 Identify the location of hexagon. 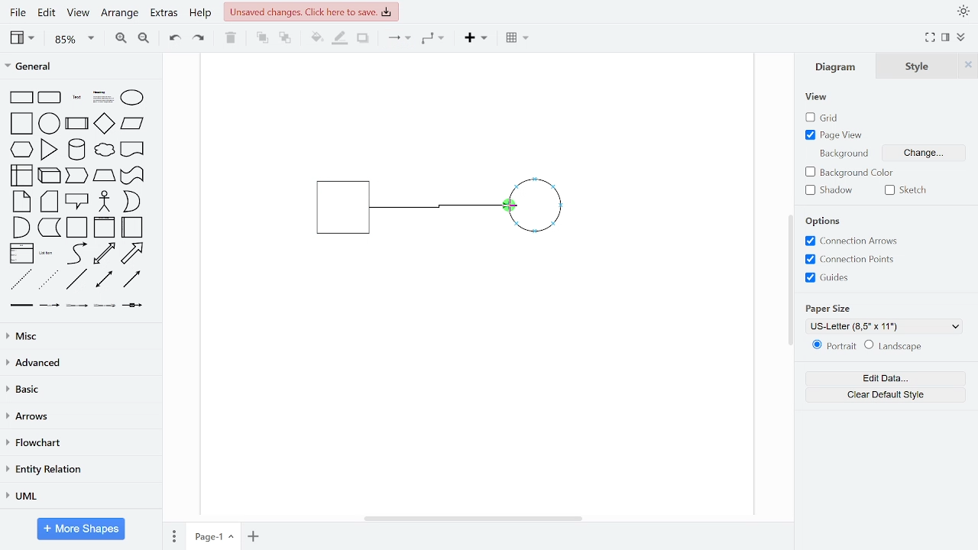
(24, 150).